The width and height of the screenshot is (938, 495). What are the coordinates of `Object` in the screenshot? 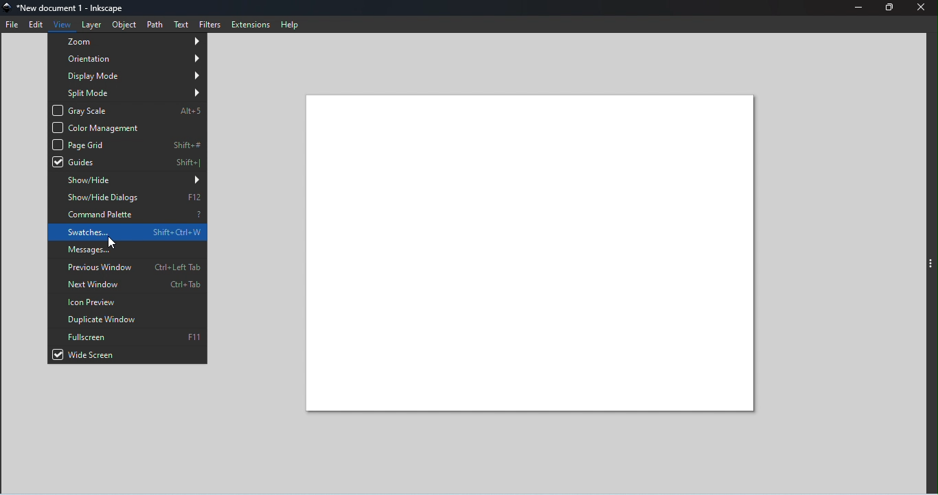 It's located at (128, 25).